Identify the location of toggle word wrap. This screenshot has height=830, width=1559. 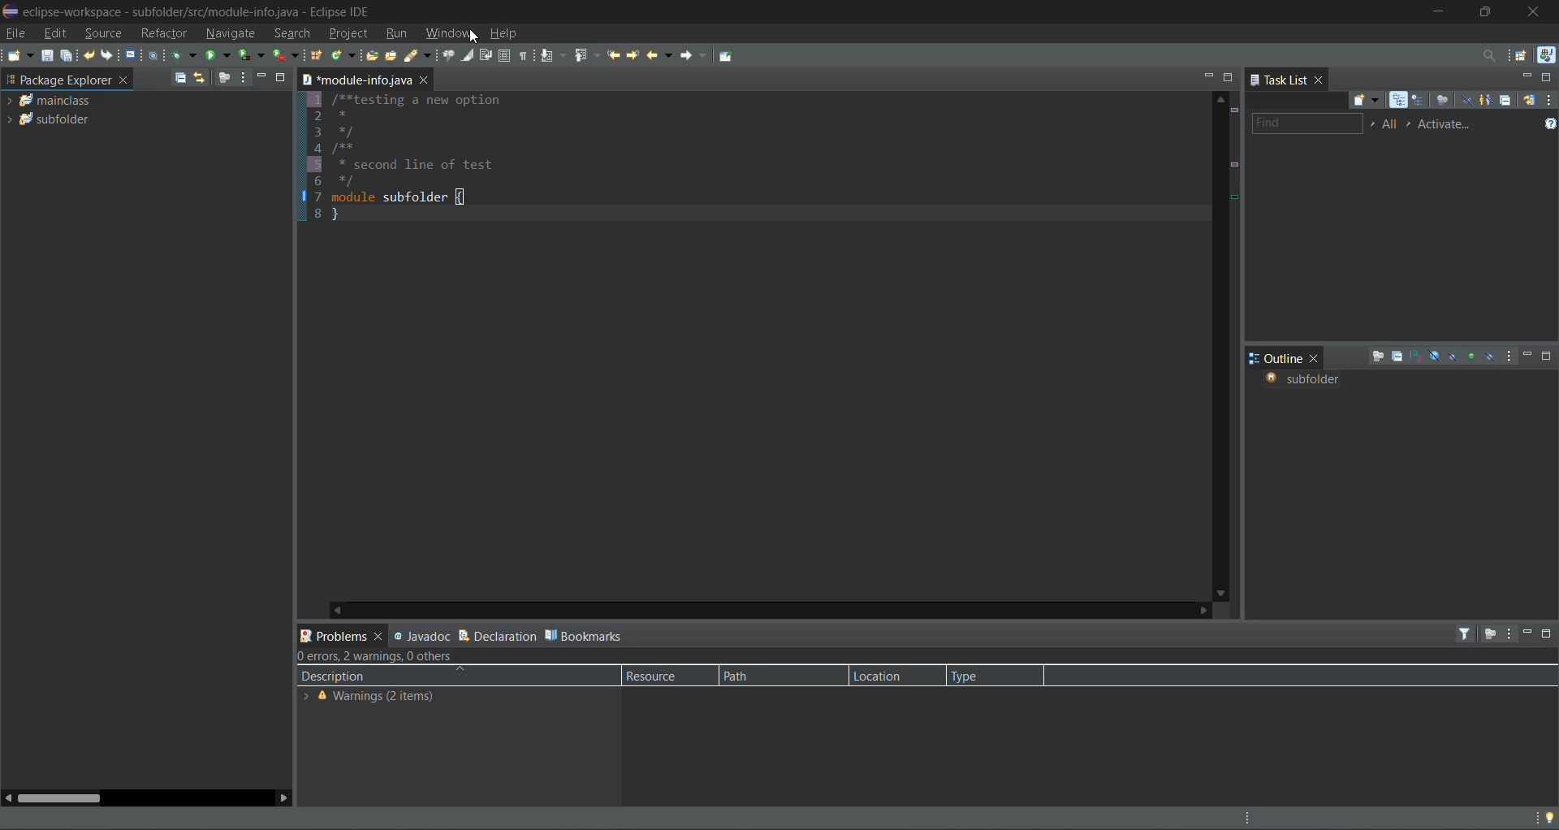
(488, 54).